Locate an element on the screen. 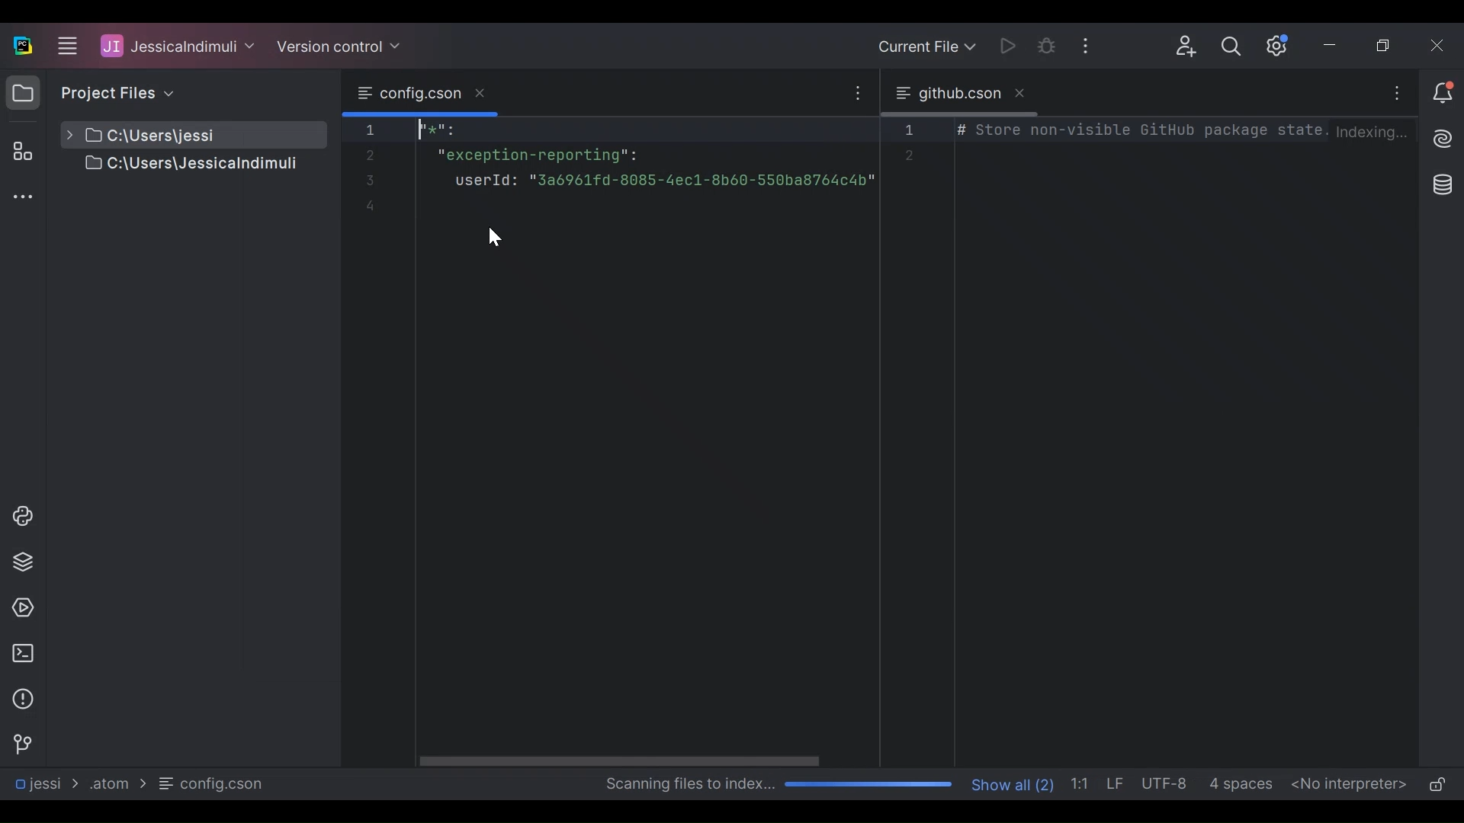 The height and width of the screenshot is (823, 1464). Browse Current Tab is located at coordinates (426, 94).